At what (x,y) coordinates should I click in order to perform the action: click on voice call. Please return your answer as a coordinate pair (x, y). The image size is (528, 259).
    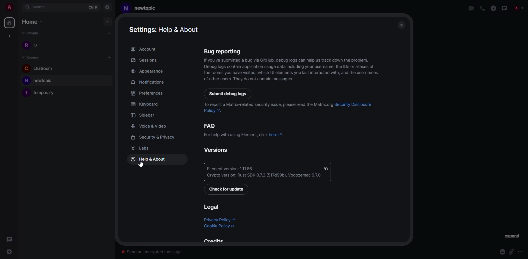
    Looking at the image, I should click on (482, 8).